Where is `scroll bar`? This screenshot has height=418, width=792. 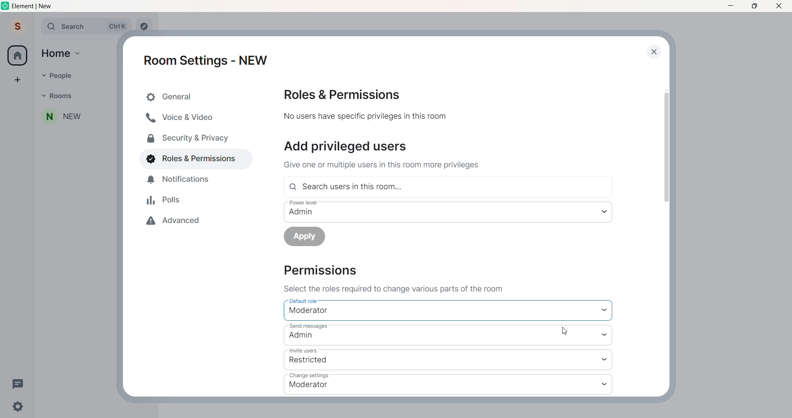 scroll bar is located at coordinates (668, 142).